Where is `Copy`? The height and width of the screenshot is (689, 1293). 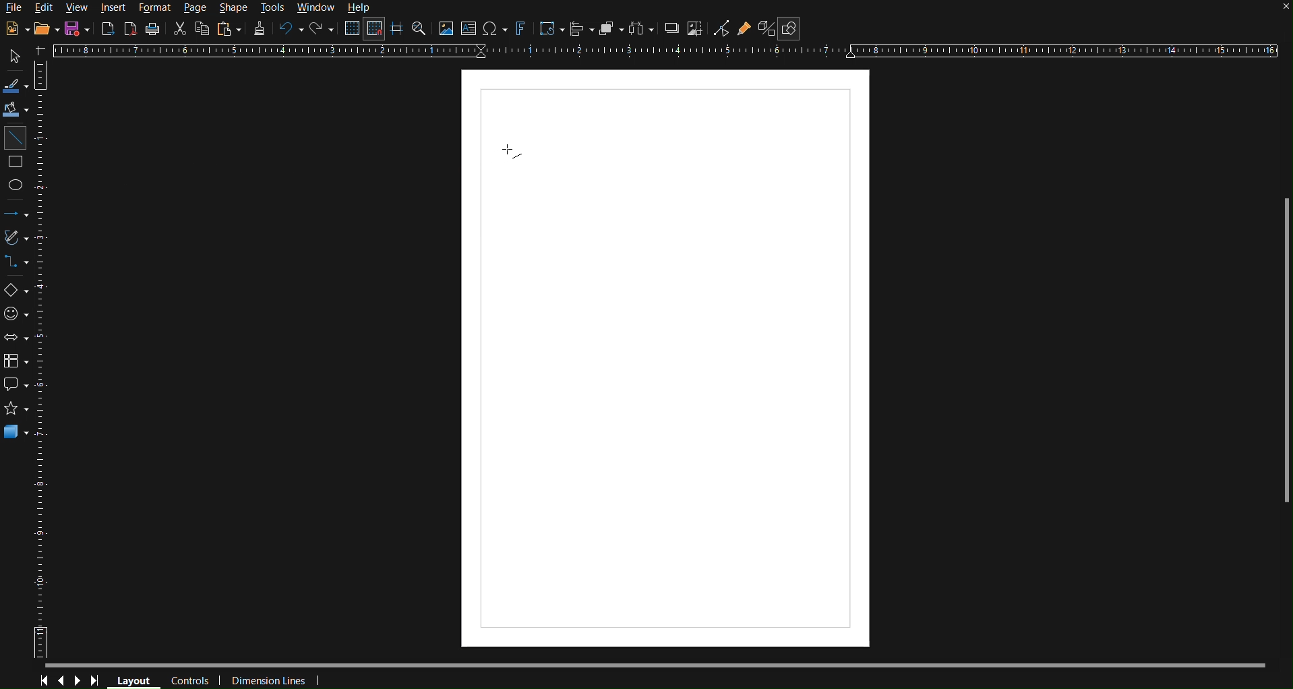
Copy is located at coordinates (201, 29).